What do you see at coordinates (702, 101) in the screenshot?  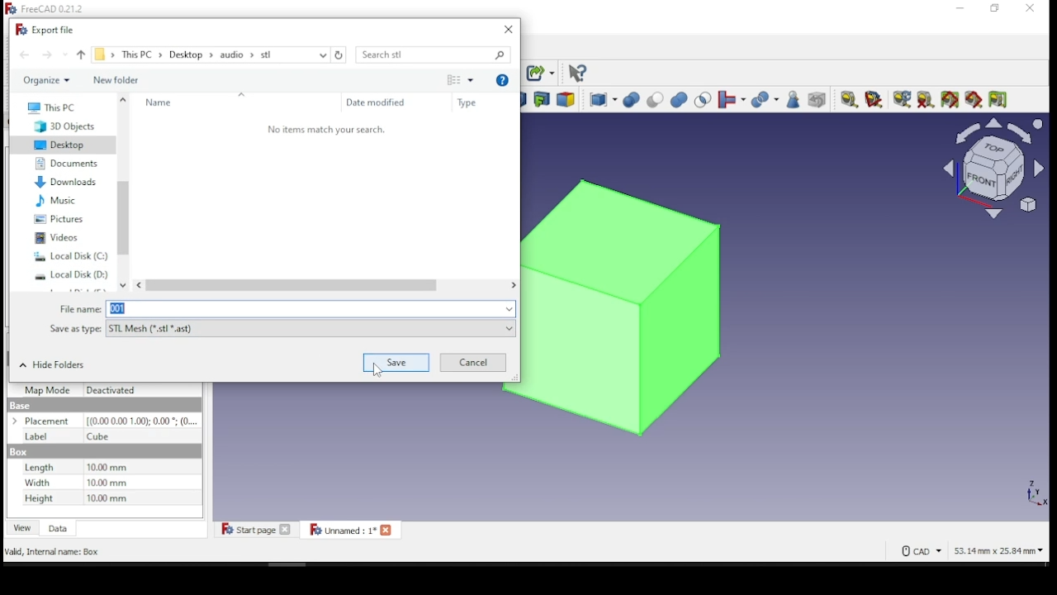 I see `intersection` at bounding box center [702, 101].